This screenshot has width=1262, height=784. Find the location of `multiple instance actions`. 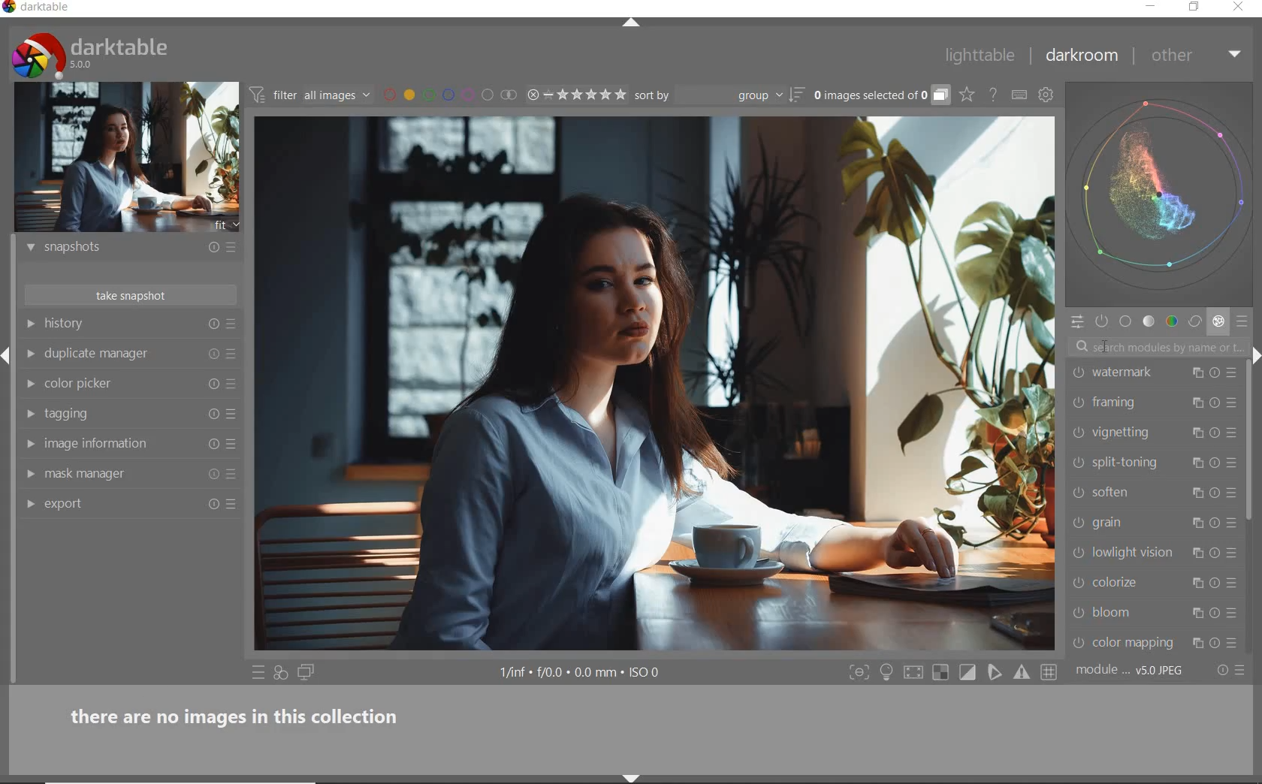

multiple instance actions is located at coordinates (1197, 523).